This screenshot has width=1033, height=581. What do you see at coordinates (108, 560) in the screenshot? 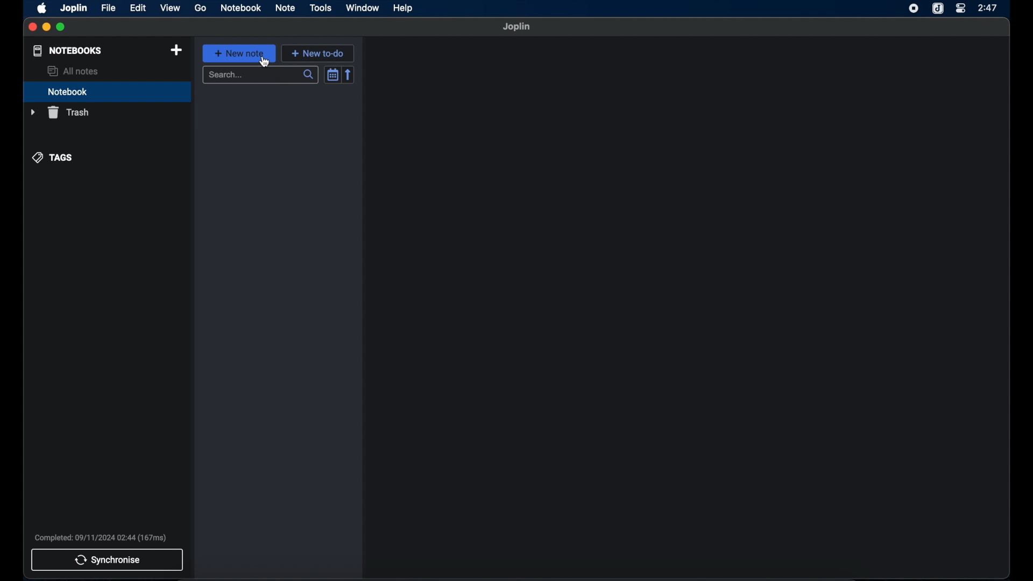
I see `synchronise` at bounding box center [108, 560].